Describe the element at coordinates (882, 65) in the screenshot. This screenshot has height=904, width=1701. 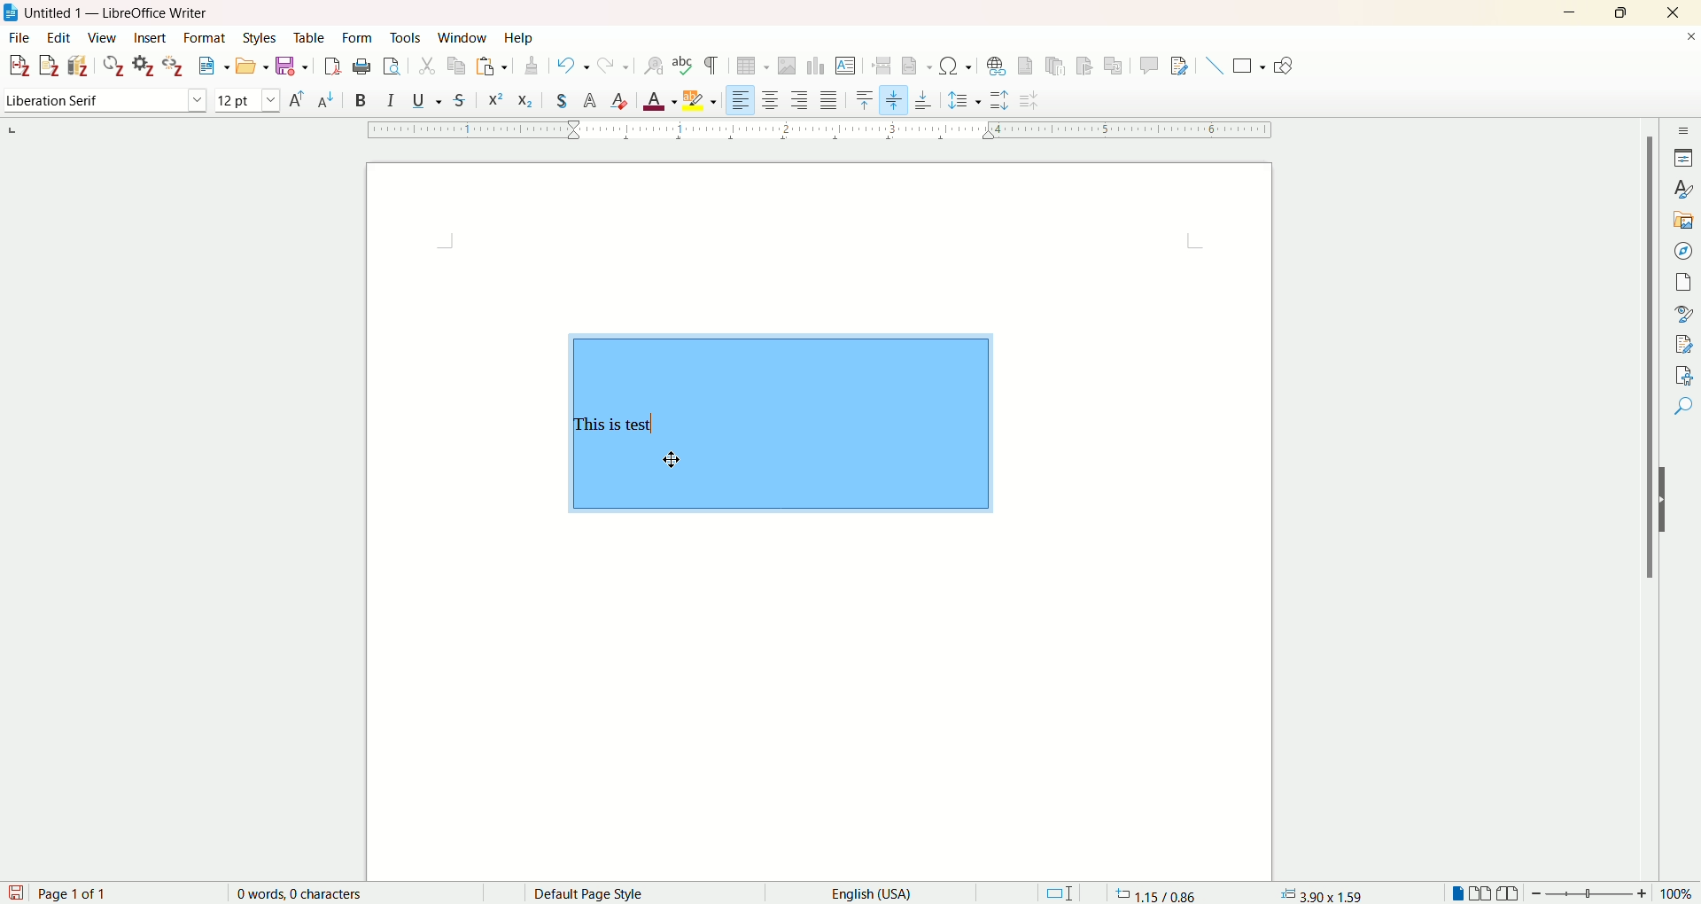
I see `insert pagebreak` at that location.